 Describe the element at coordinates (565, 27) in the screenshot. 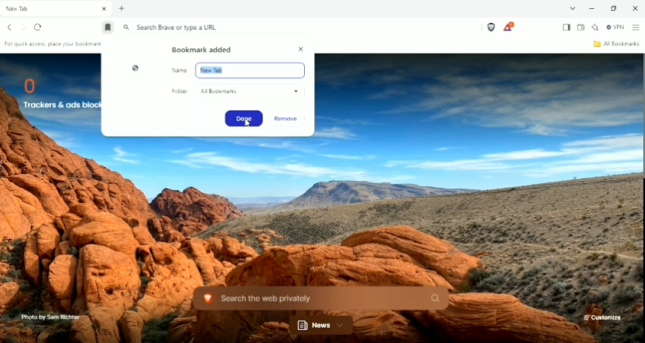

I see `Show Sidebar` at that location.